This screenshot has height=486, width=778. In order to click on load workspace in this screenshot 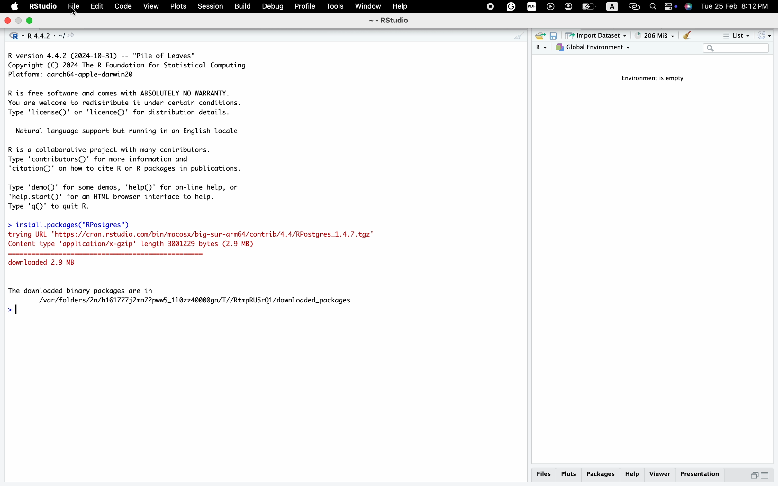, I will do `click(540, 36)`.